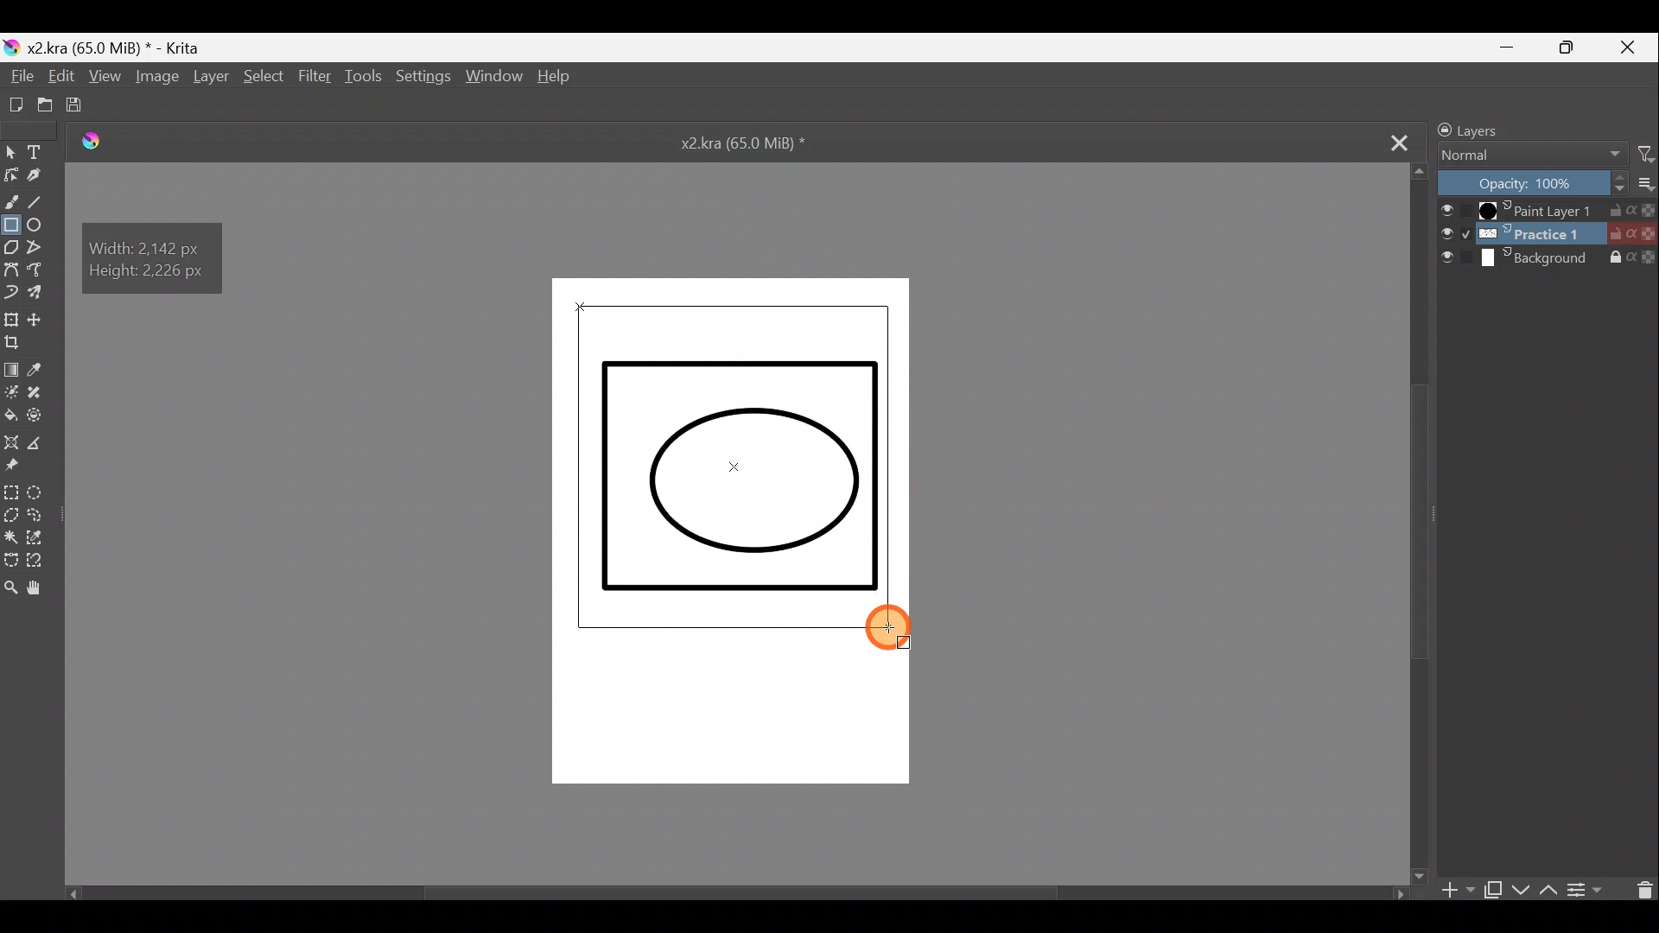 The image size is (1659, 933). I want to click on Freehand selection tool, so click(38, 517).